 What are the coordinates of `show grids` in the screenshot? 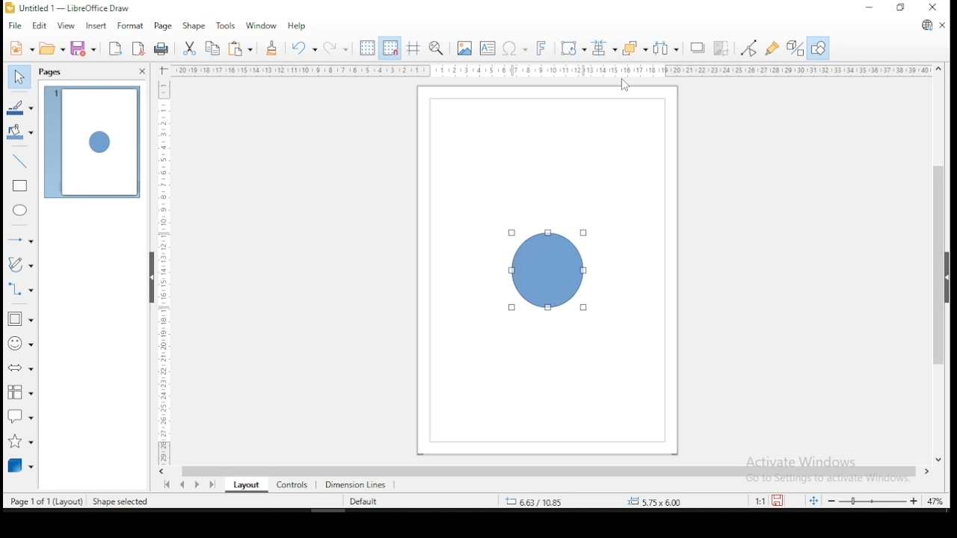 It's located at (366, 49).